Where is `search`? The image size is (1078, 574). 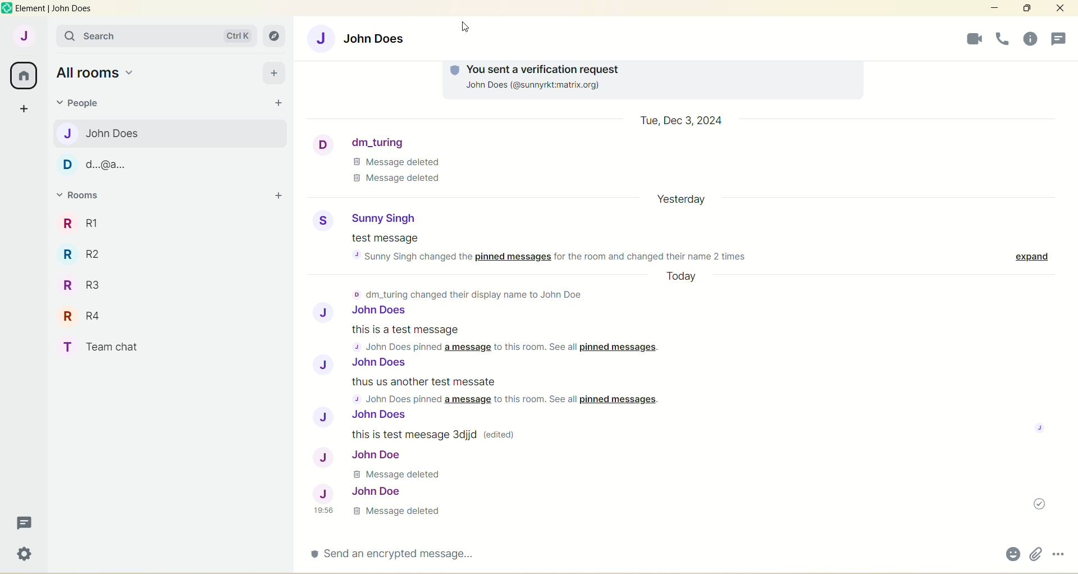
search is located at coordinates (89, 37).